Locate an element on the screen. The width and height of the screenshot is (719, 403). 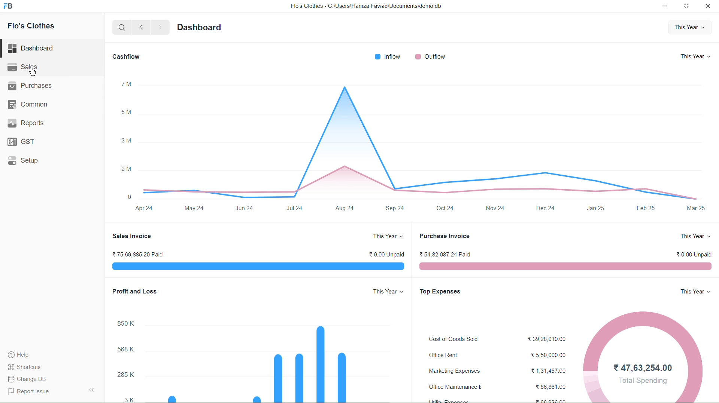
Jan 25 is located at coordinates (596, 209).